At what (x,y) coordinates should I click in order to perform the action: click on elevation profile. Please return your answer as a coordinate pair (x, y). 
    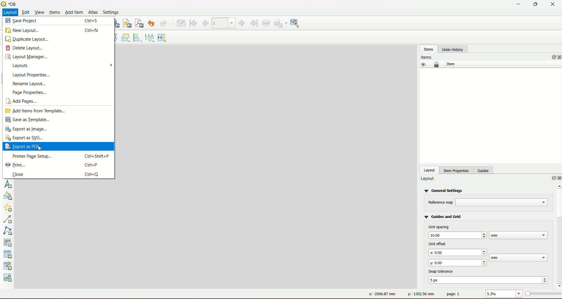
    Looking at the image, I should click on (9, 279).